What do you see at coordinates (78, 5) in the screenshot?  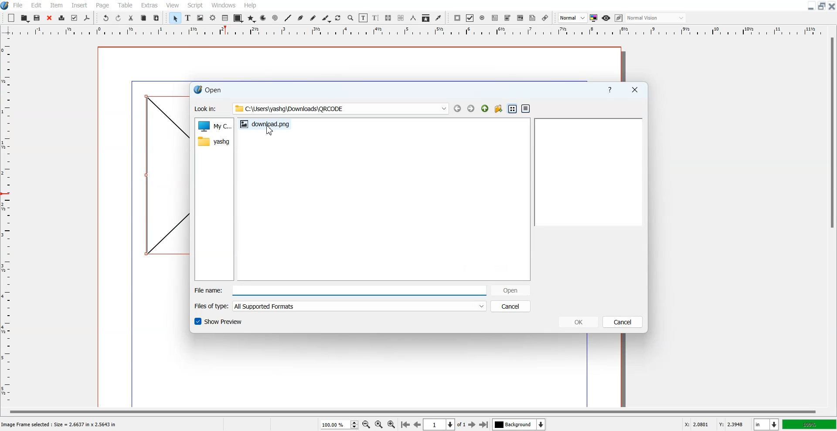 I see `Insert` at bounding box center [78, 5].